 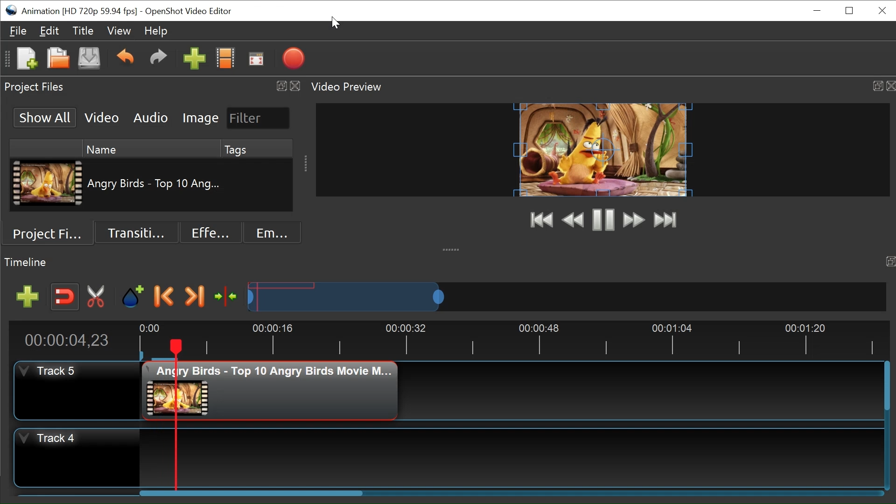 What do you see at coordinates (210, 232) in the screenshot?
I see `Effects` at bounding box center [210, 232].